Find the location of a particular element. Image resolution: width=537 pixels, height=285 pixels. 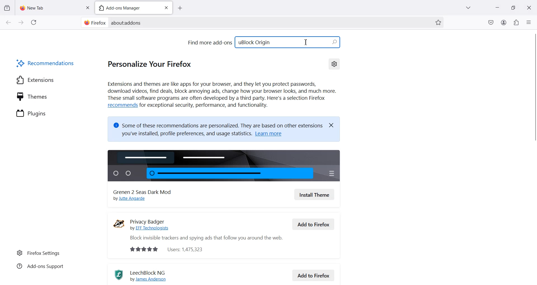

by Jutte Angarde is located at coordinates (133, 199).